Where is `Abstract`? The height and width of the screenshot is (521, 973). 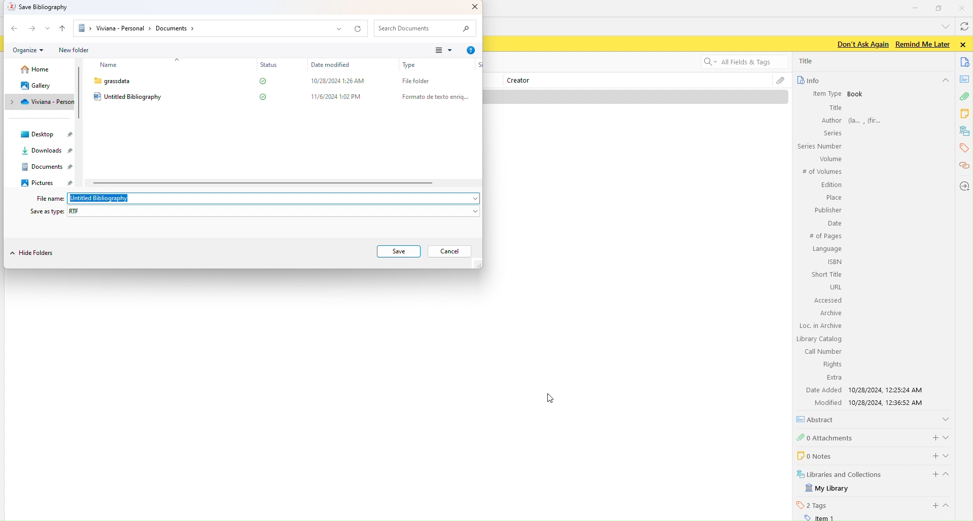
Abstract is located at coordinates (819, 419).